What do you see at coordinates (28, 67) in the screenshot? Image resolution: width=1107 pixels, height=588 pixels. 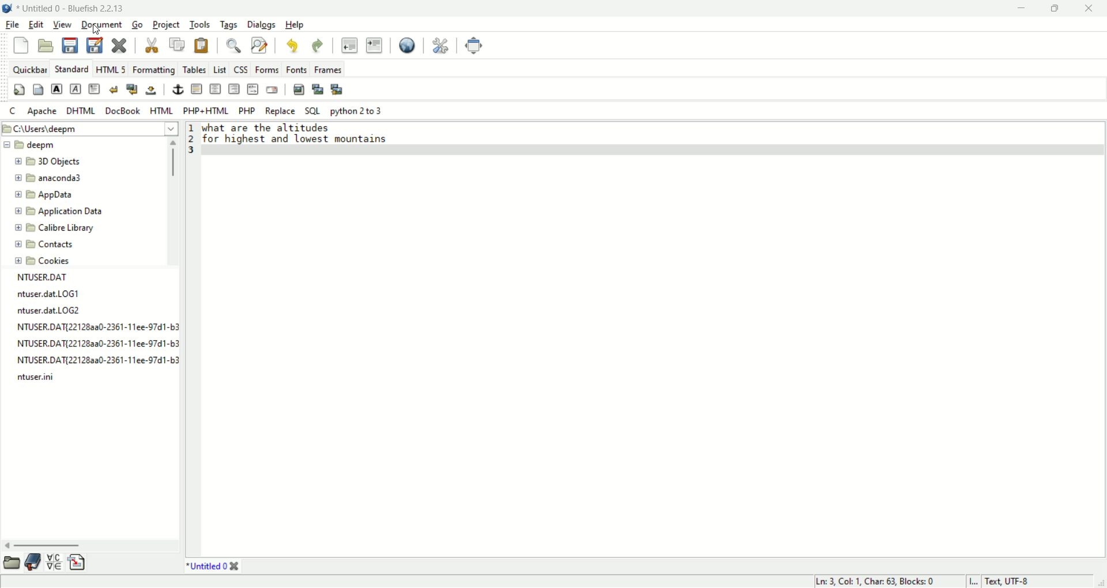 I see `quickbar` at bounding box center [28, 67].